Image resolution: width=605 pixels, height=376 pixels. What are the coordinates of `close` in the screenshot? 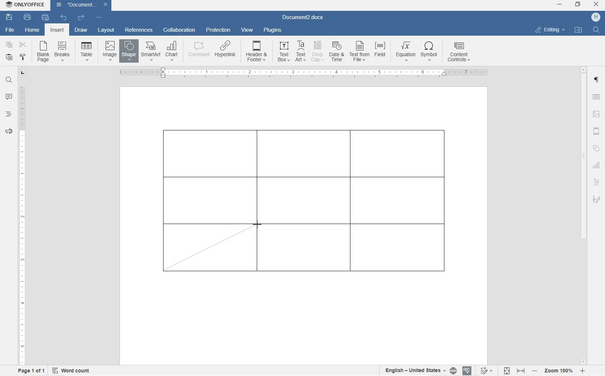 It's located at (596, 5).